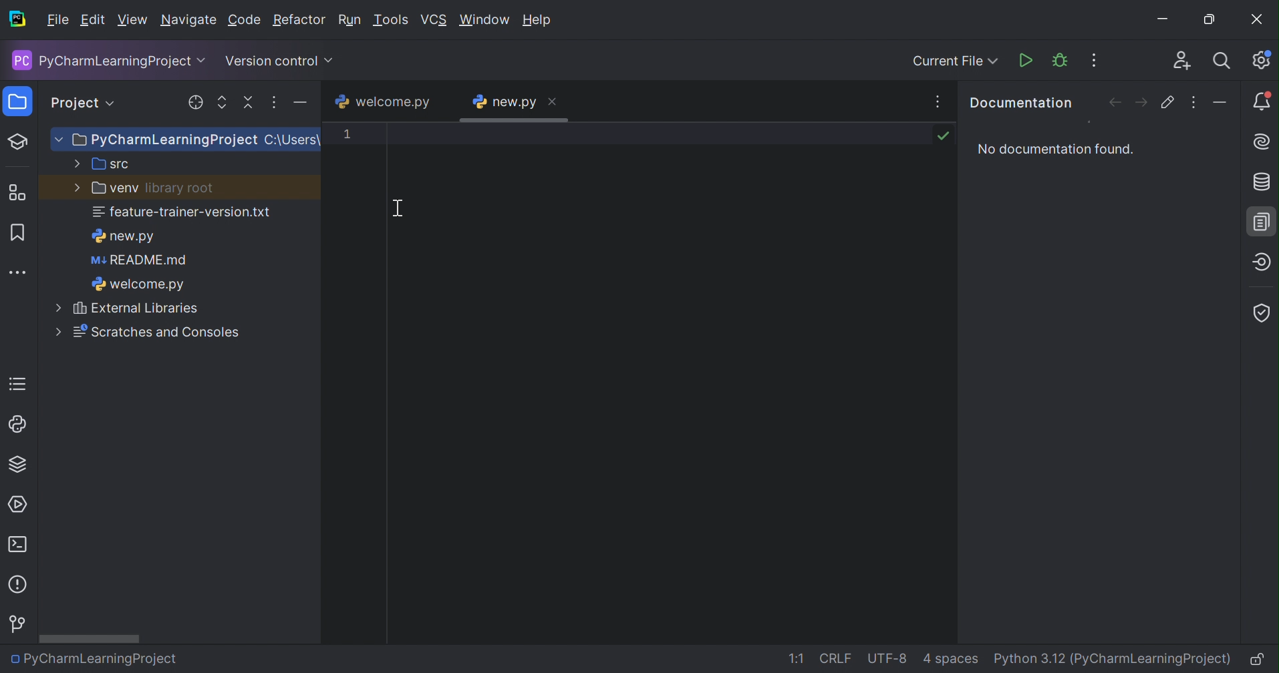  Describe the element at coordinates (1026, 60) in the screenshot. I see `Run 'new.py''` at that location.